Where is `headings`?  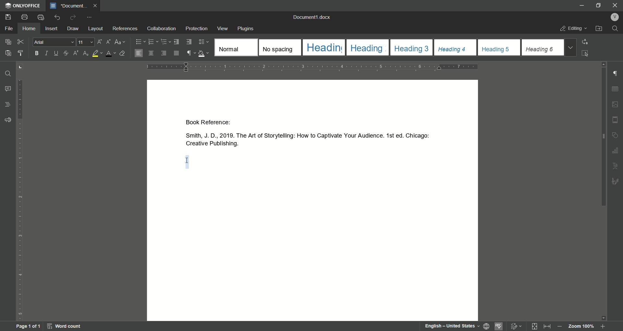 headings is located at coordinates (235, 48).